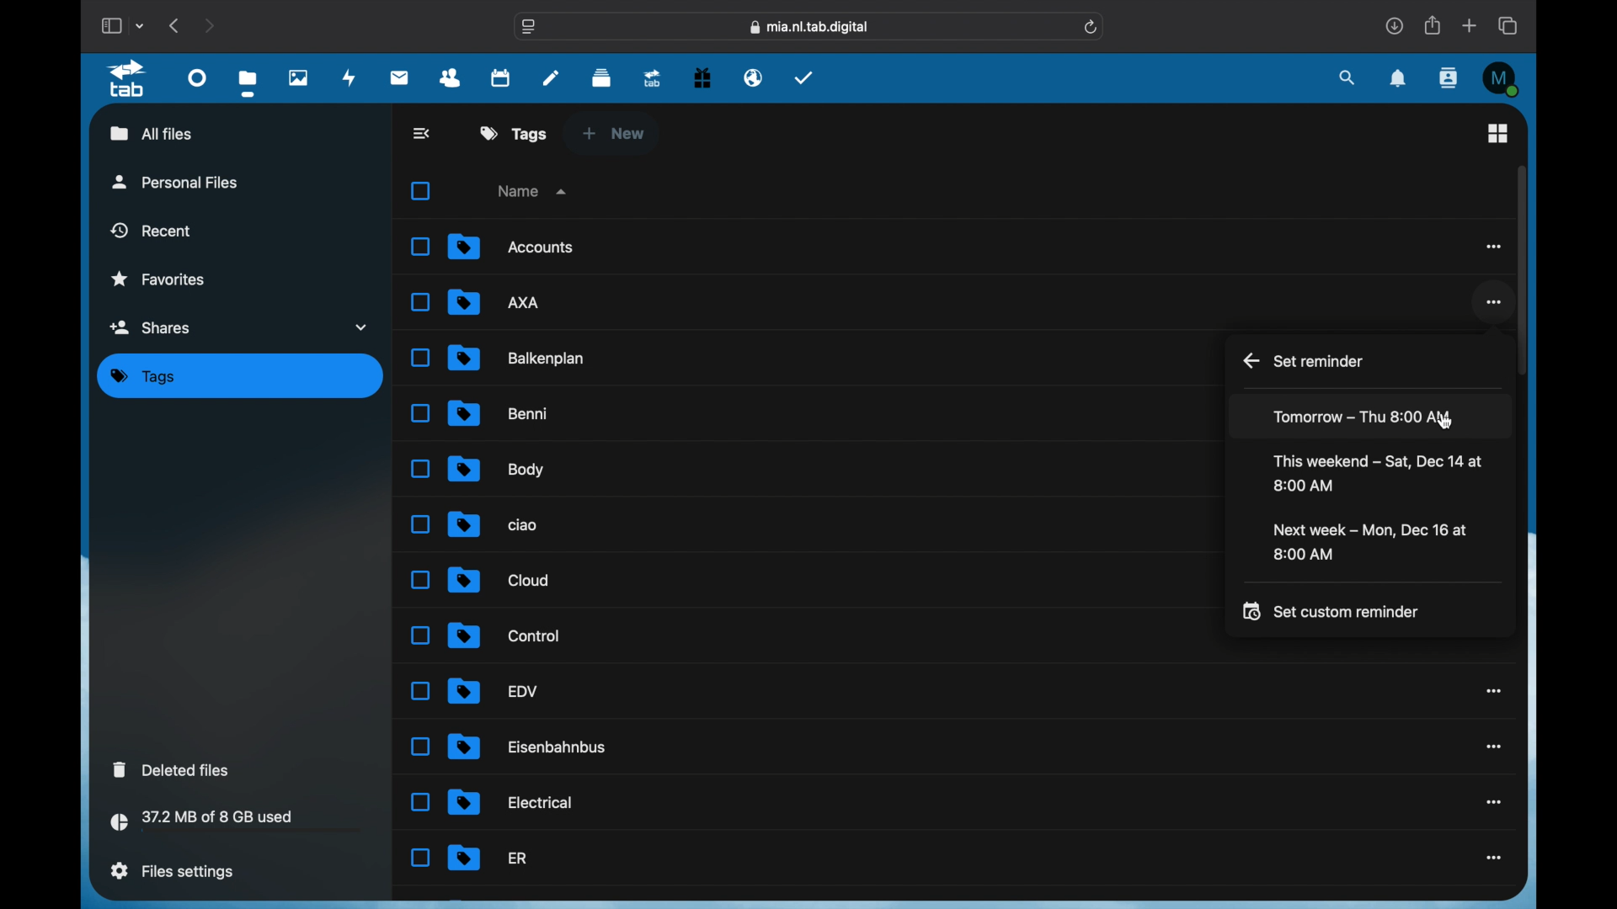 The height and width of the screenshot is (909, 1617). Describe the element at coordinates (130, 79) in the screenshot. I see `tab` at that location.